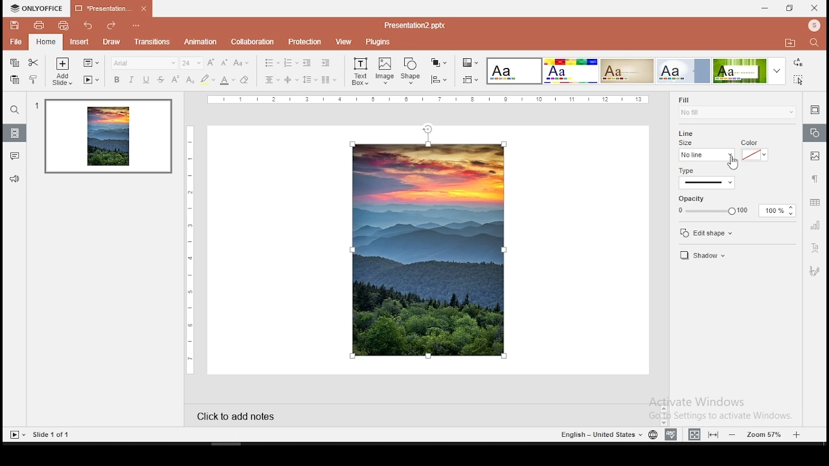  What do you see at coordinates (90, 81) in the screenshot?
I see `start slideshow` at bounding box center [90, 81].